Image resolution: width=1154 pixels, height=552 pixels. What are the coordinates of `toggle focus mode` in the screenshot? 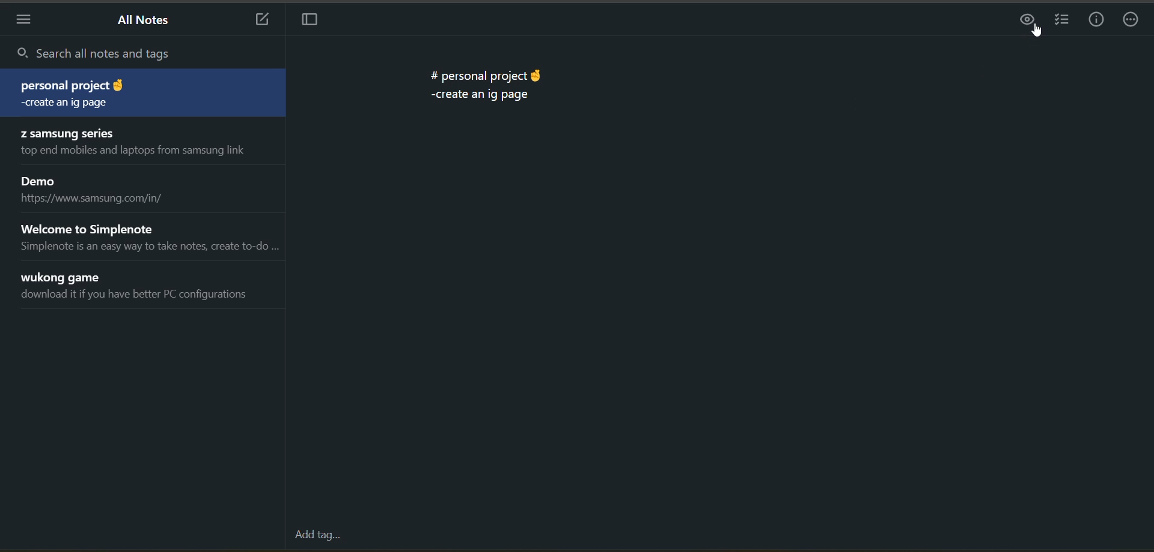 It's located at (311, 22).